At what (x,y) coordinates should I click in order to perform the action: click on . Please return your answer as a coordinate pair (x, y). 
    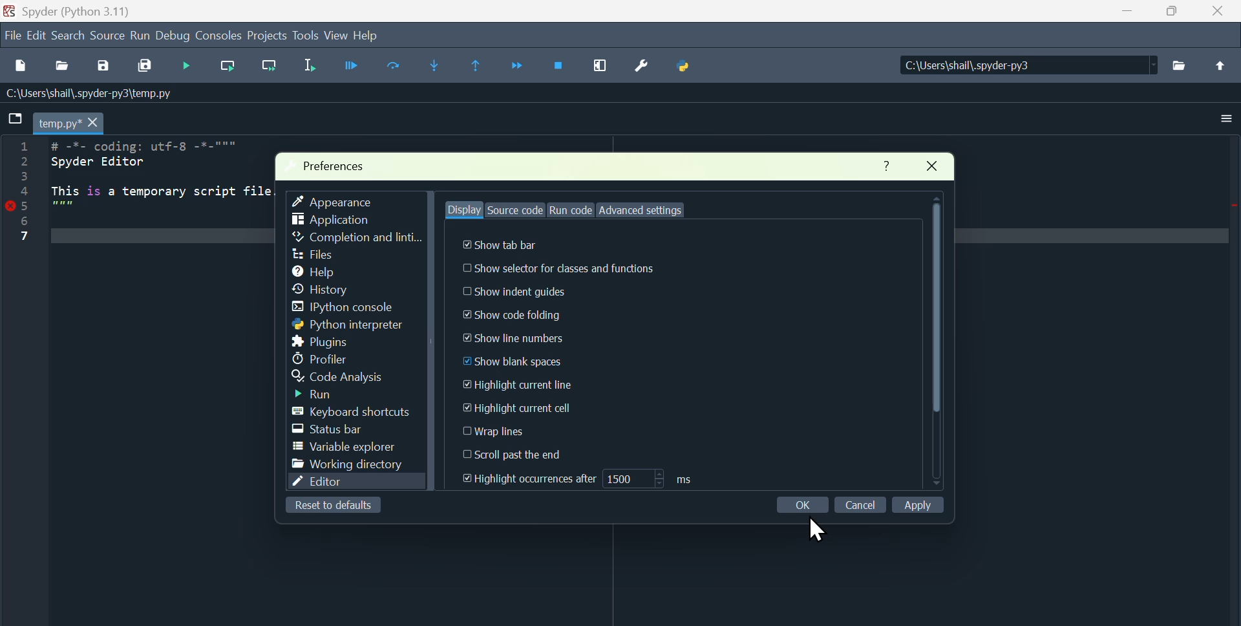
    Looking at the image, I should click on (317, 395).